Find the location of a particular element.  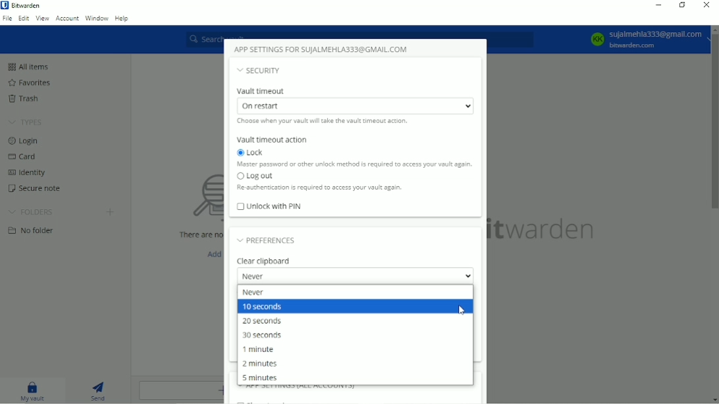

5 minutes is located at coordinates (263, 378).